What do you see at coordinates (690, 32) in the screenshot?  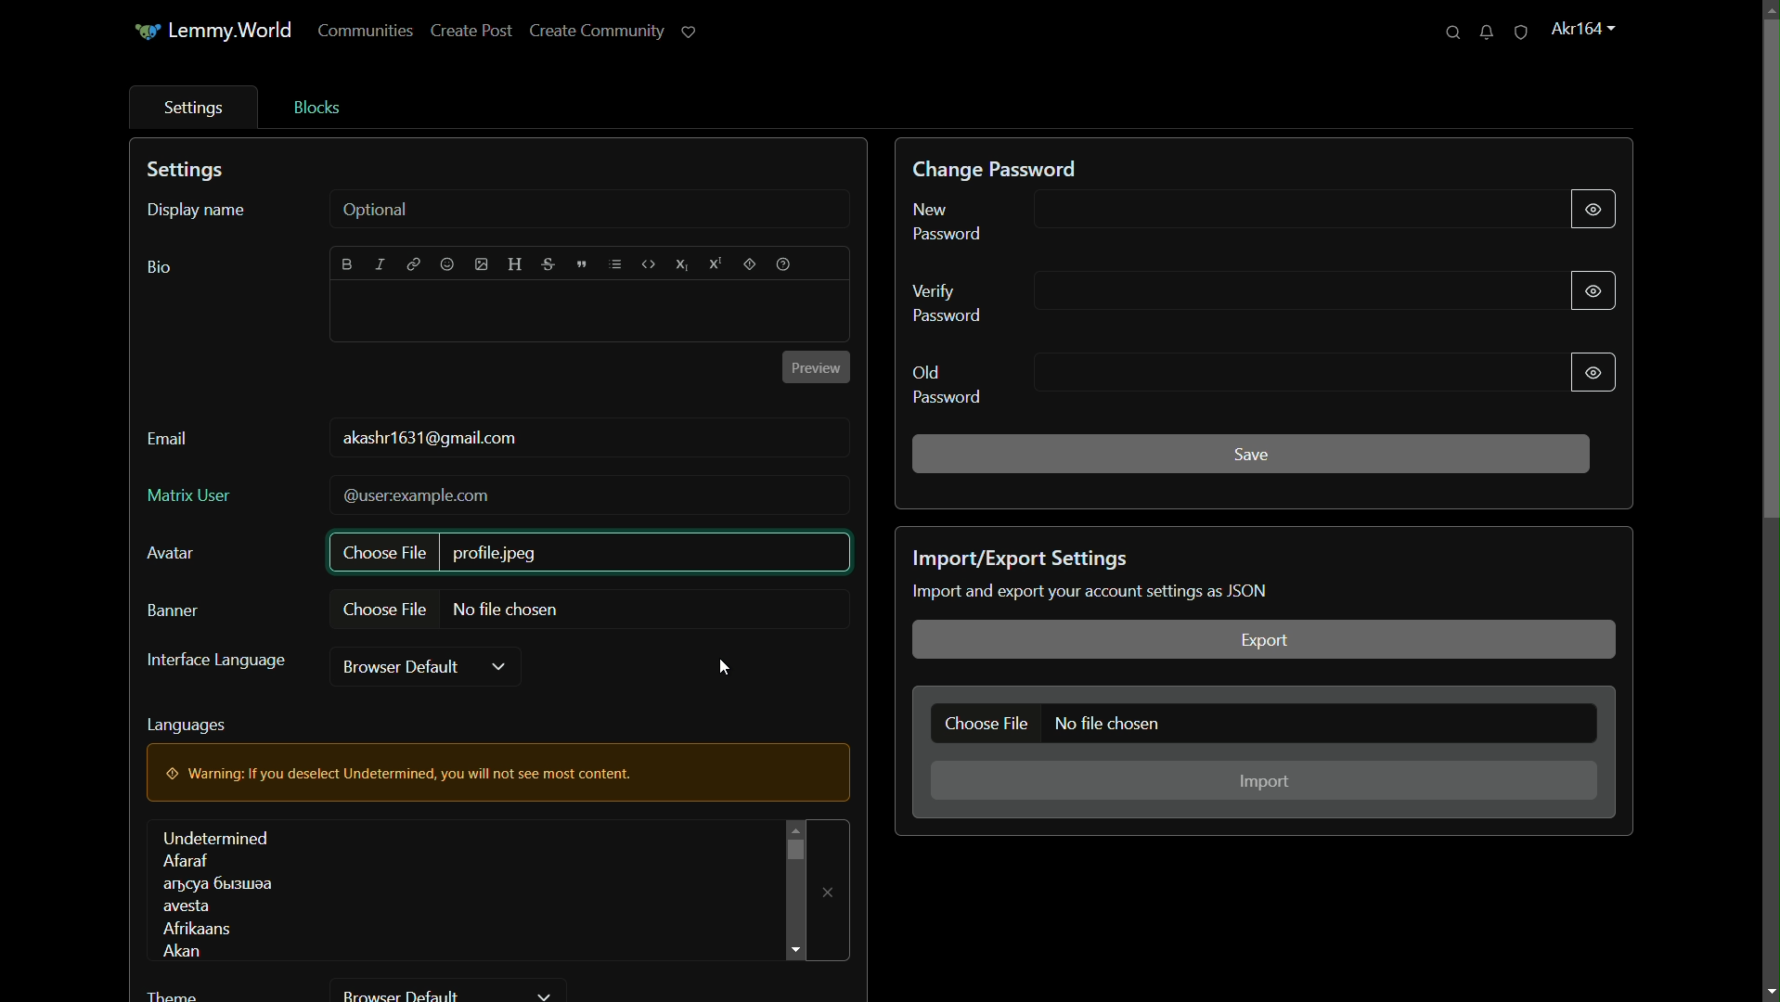 I see `support lemmy` at bounding box center [690, 32].